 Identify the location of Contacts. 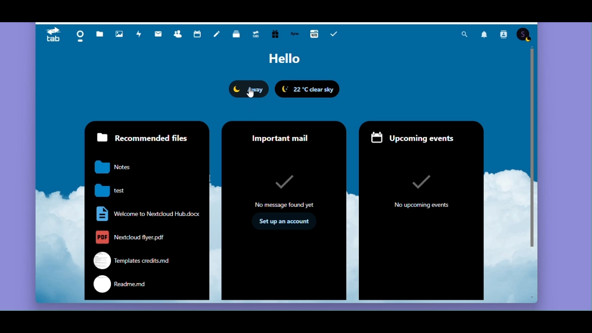
(178, 33).